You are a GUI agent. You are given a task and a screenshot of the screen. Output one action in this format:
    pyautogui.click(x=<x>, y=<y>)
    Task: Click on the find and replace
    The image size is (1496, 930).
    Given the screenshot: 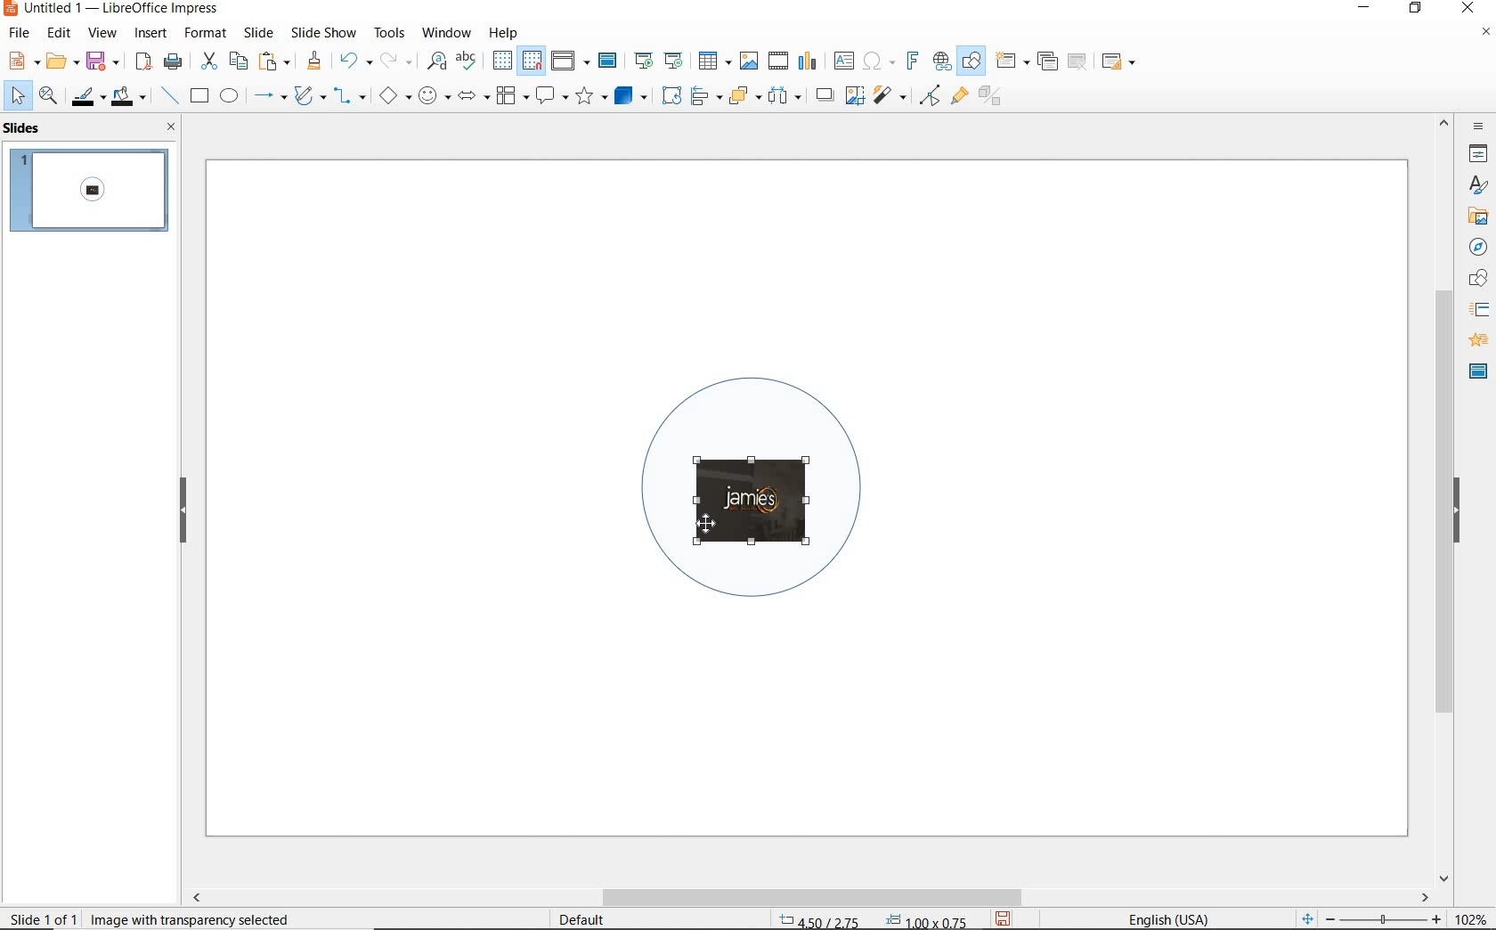 What is the action you would take?
    pyautogui.click(x=436, y=61)
    